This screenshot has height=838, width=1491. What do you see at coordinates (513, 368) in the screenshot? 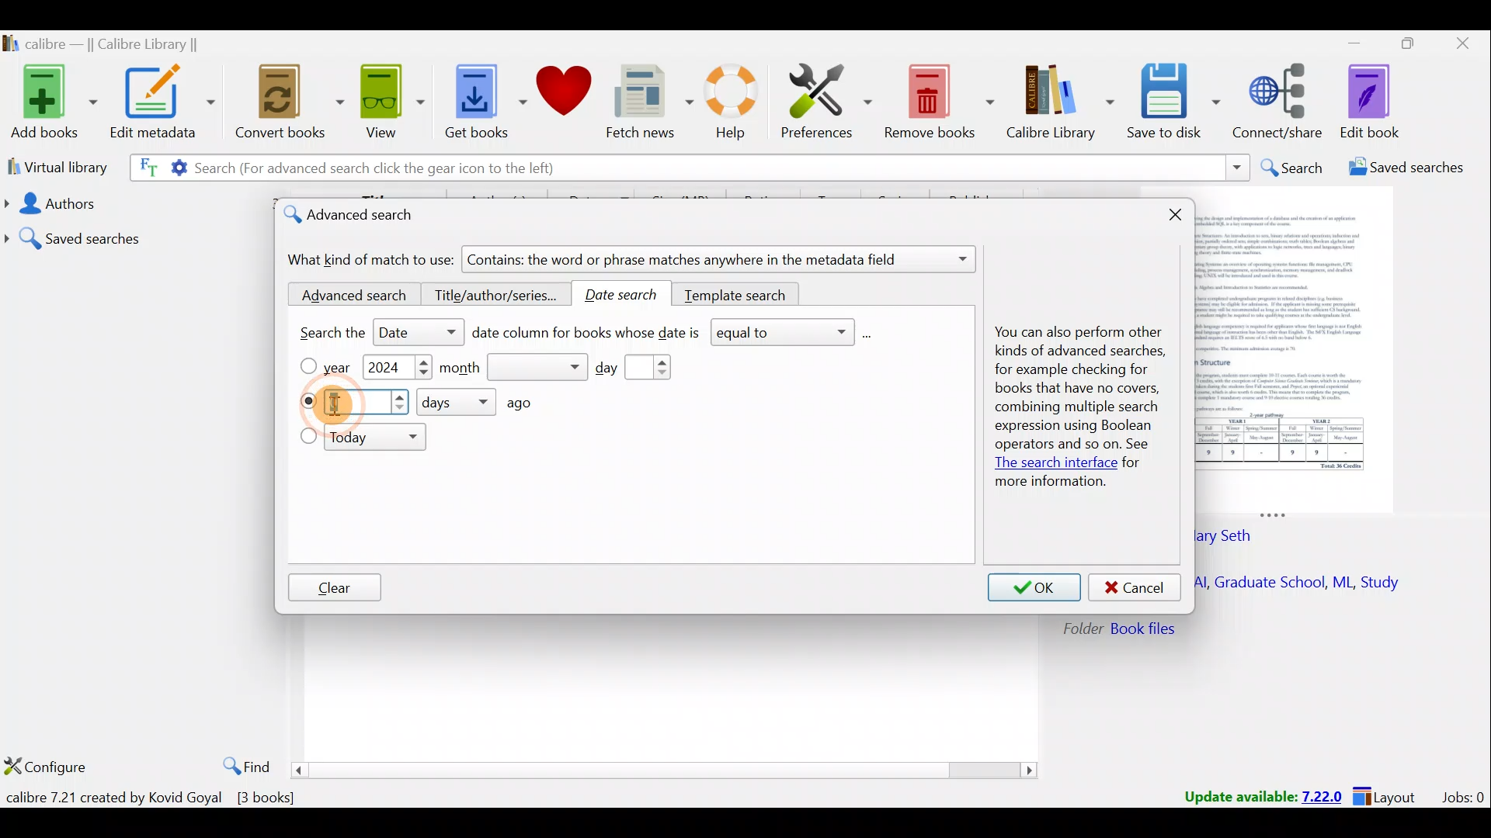
I see `Month` at bounding box center [513, 368].